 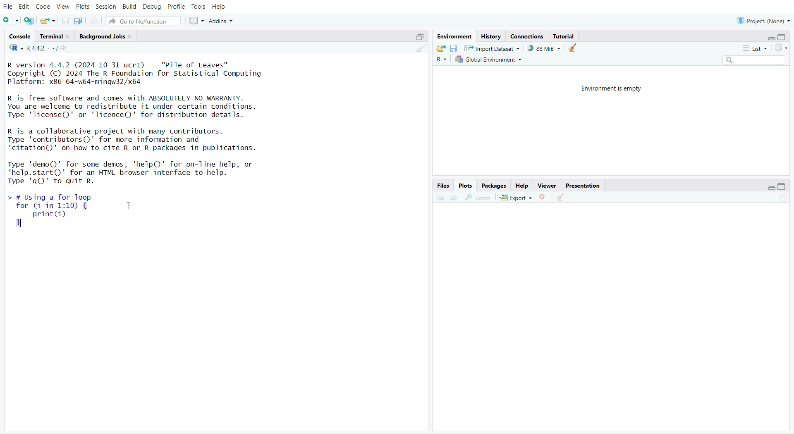 I want to click on remove the current plot, so click(x=543, y=198).